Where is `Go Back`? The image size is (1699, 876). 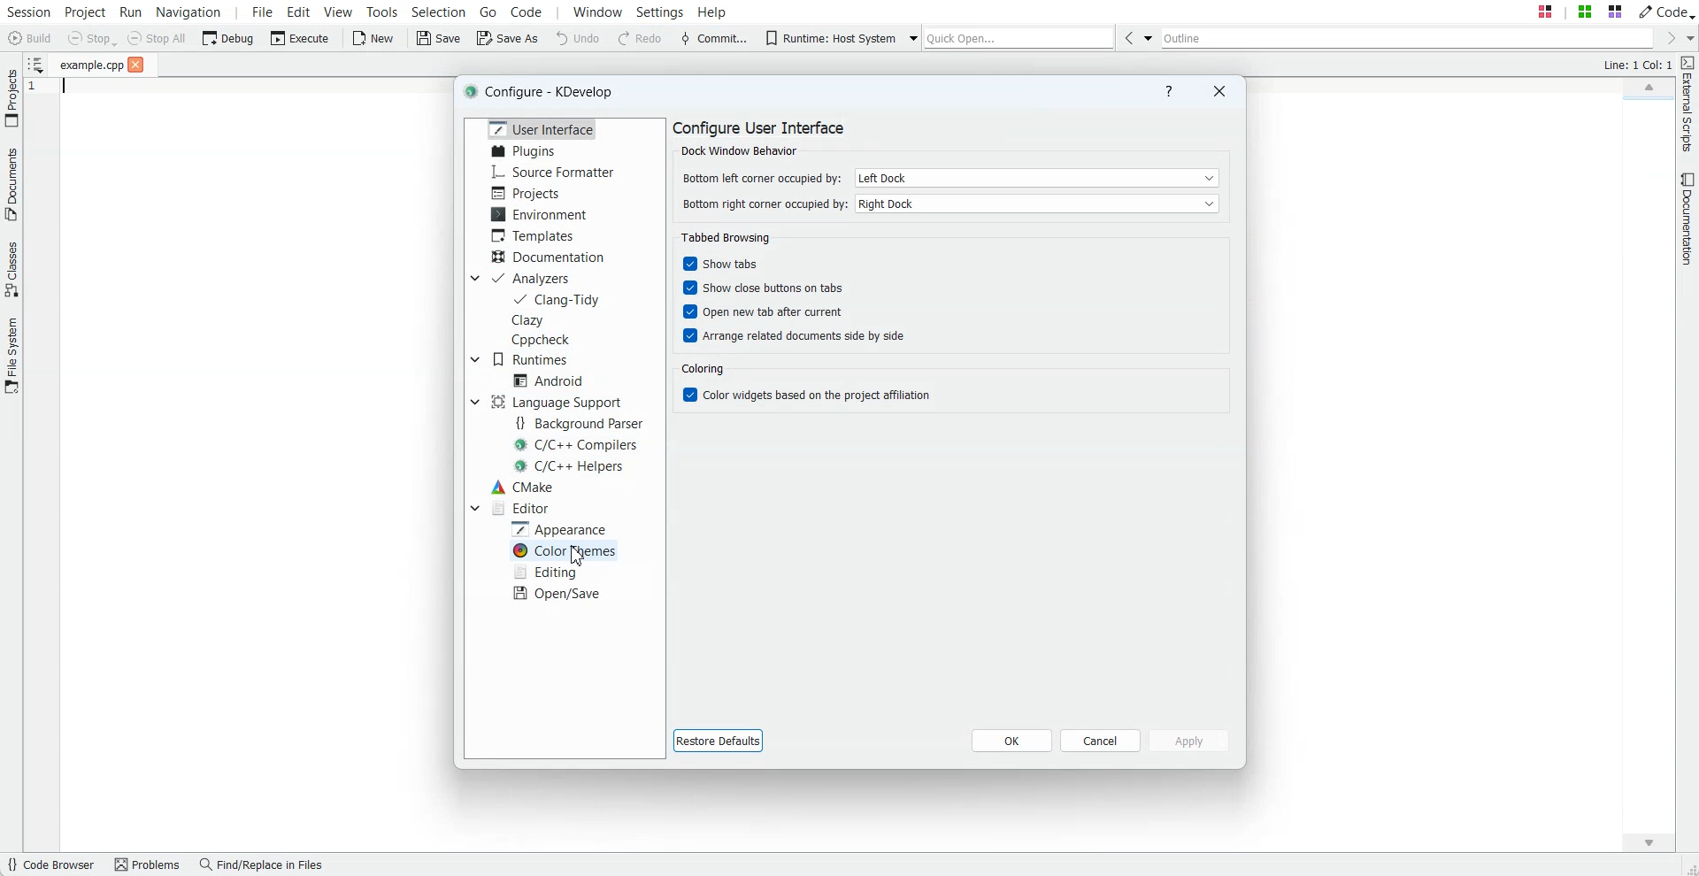
Go Back is located at coordinates (1126, 37).